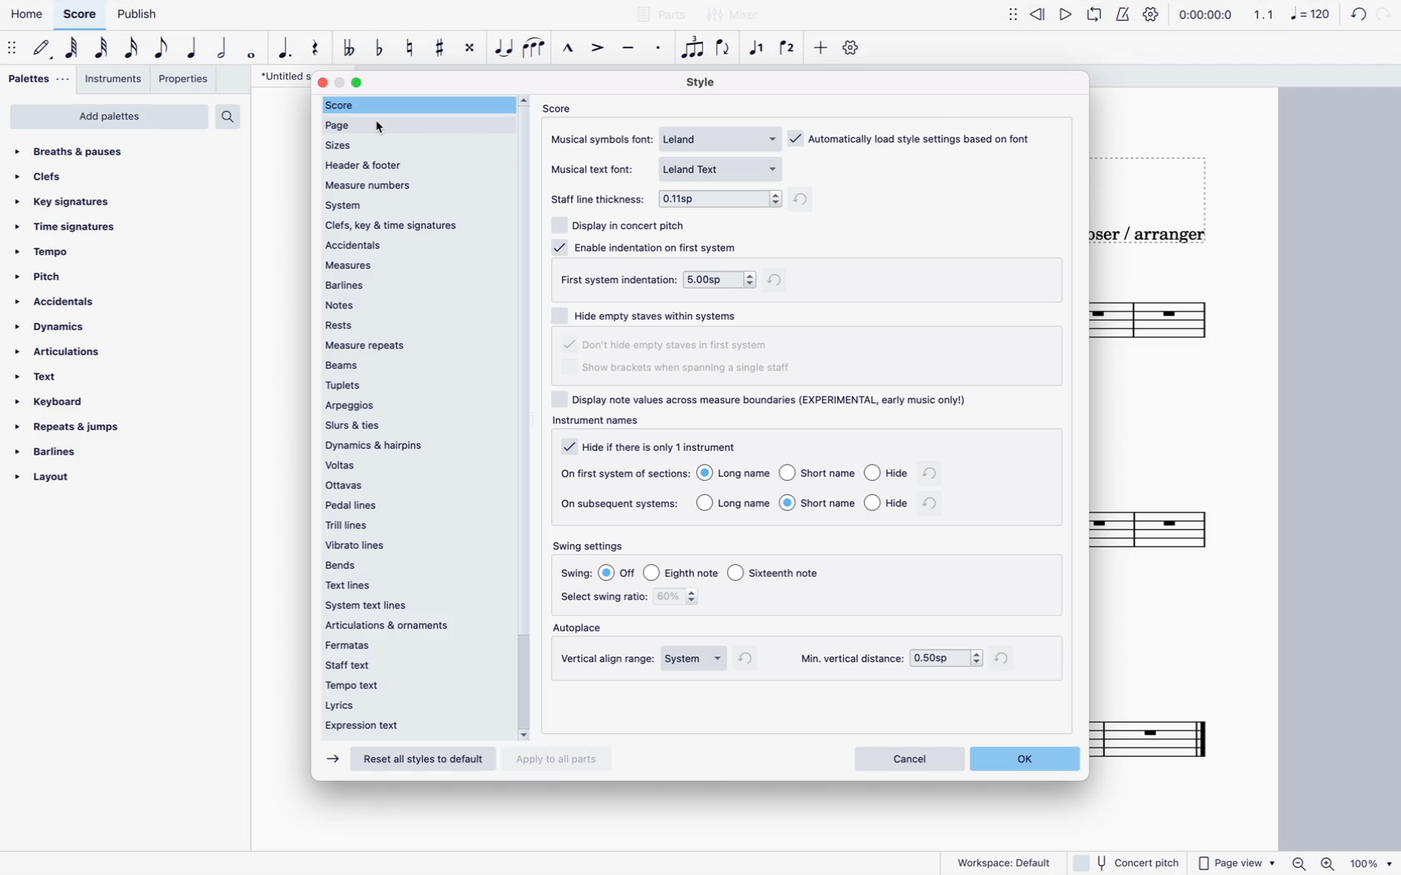 This screenshot has height=875, width=1401. What do you see at coordinates (220, 51) in the screenshot?
I see `half note` at bounding box center [220, 51].